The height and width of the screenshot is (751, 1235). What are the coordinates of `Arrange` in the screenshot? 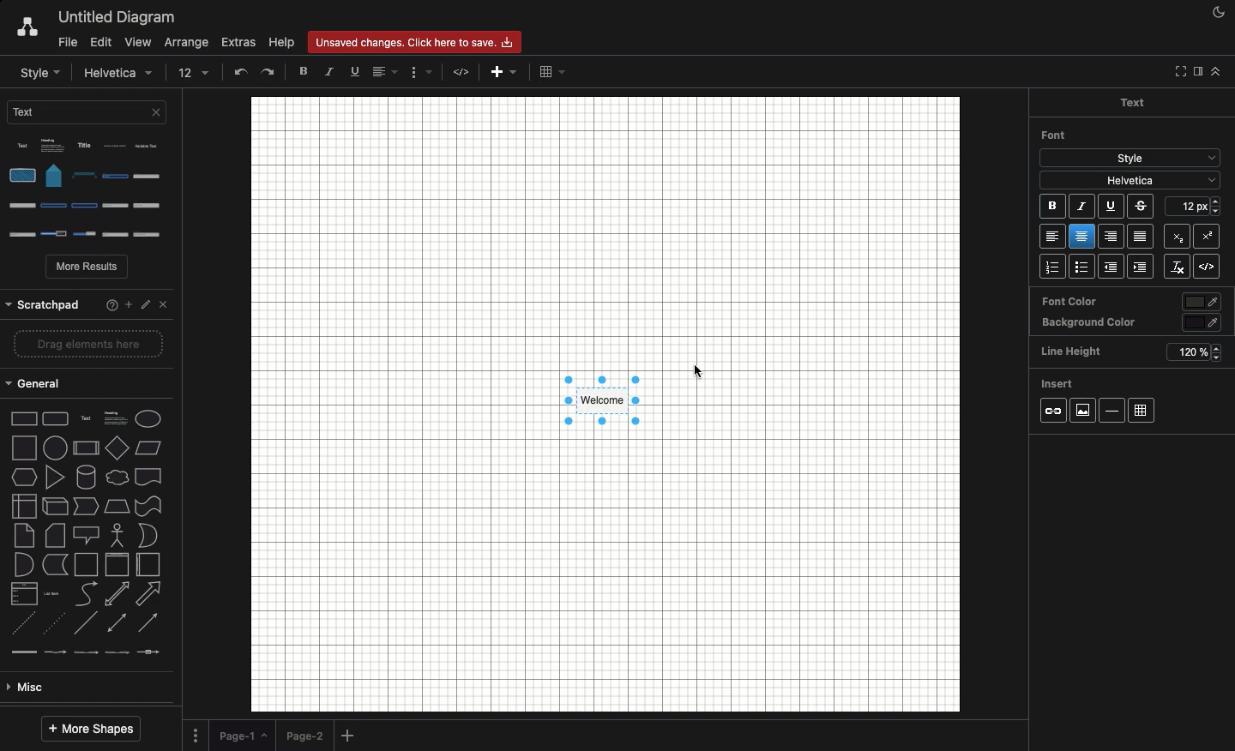 It's located at (189, 41).